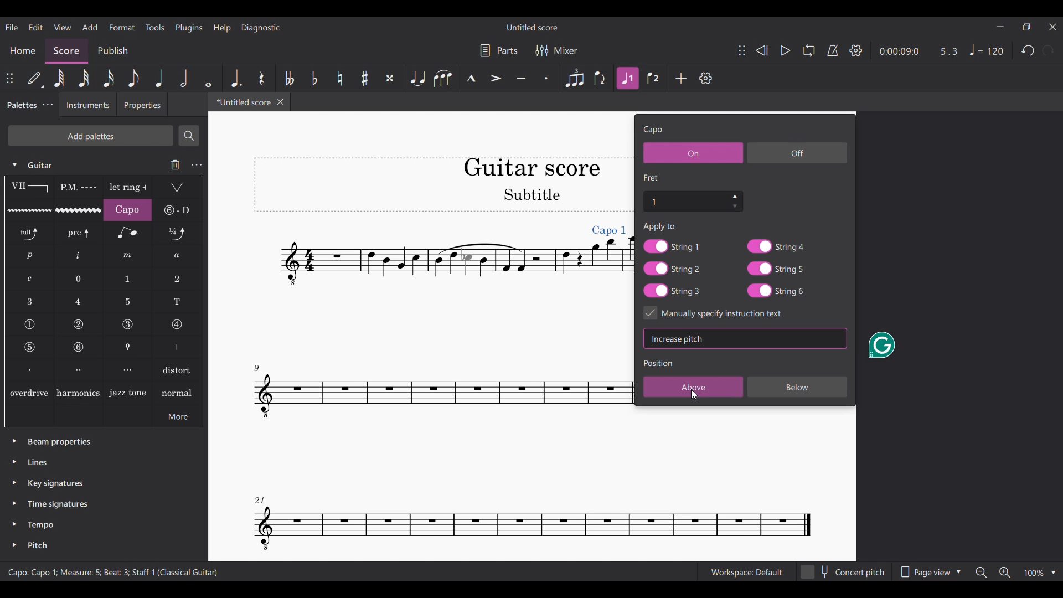 The width and height of the screenshot is (1063, 598). Describe the element at coordinates (128, 279) in the screenshot. I see `LH guitar fingering 1` at that location.